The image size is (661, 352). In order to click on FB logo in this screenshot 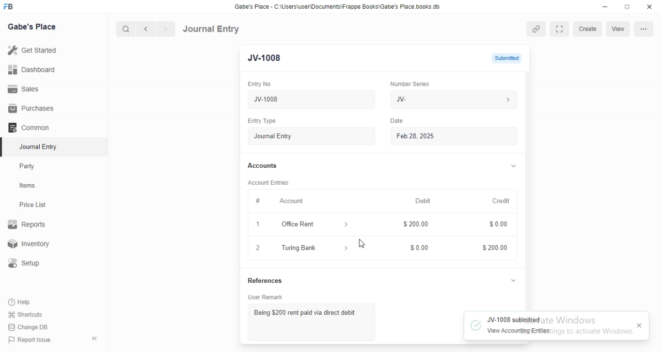, I will do `click(9, 7)`.